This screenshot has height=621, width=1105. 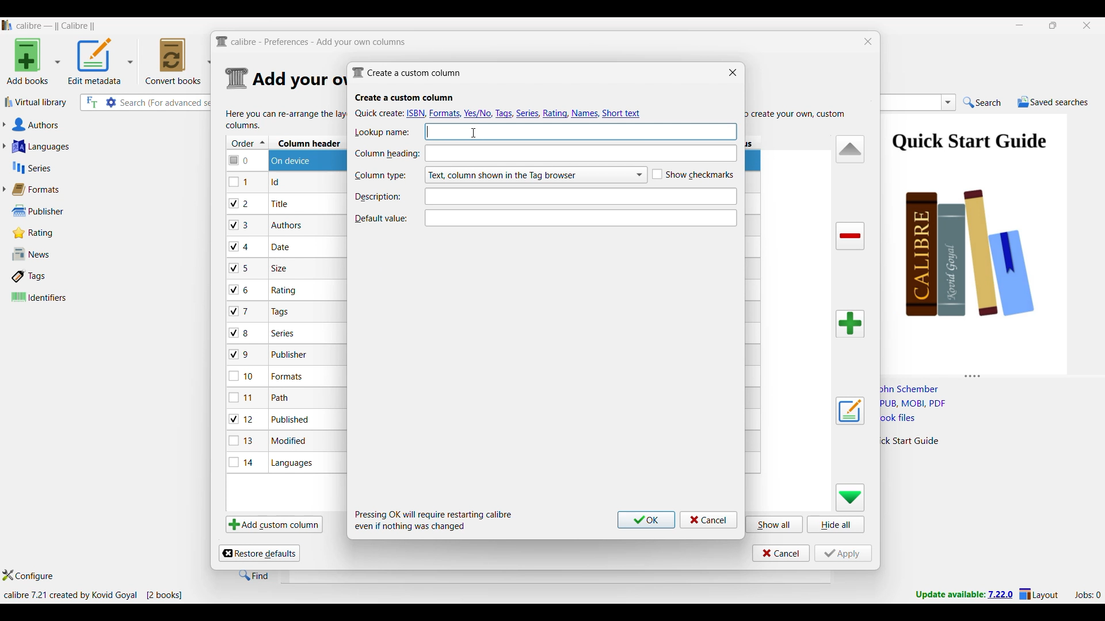 What do you see at coordinates (311, 42) in the screenshot?
I see `Title and logo of current window` at bounding box center [311, 42].